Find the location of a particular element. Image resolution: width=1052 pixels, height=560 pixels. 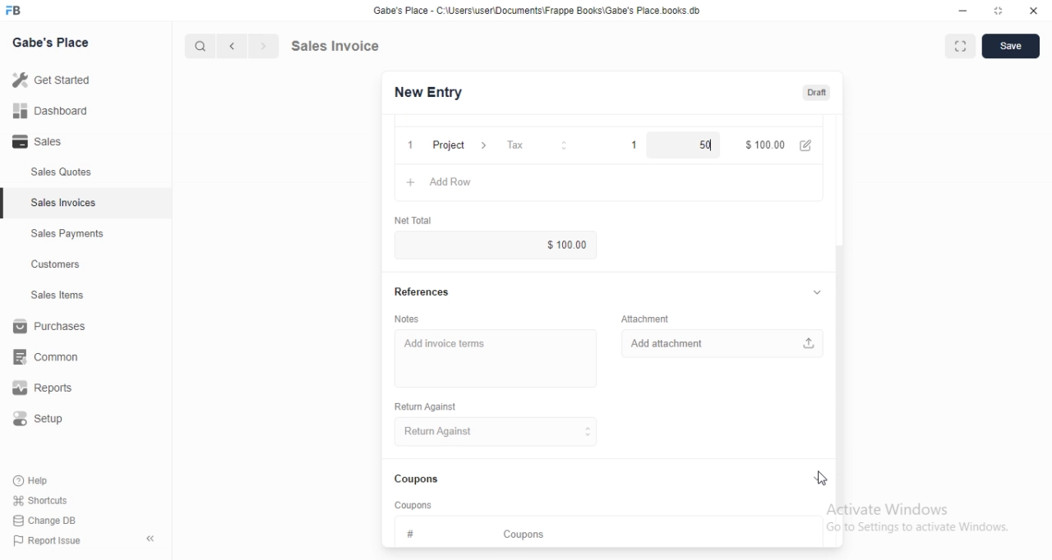

Sales Quotes is located at coordinates (53, 172).